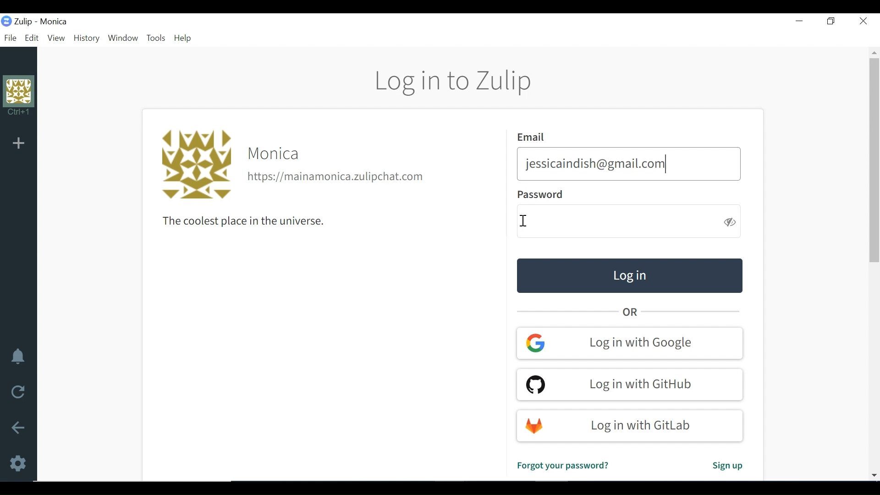 This screenshot has height=495, width=880. I want to click on Zulip Desktop Icon, so click(19, 21).